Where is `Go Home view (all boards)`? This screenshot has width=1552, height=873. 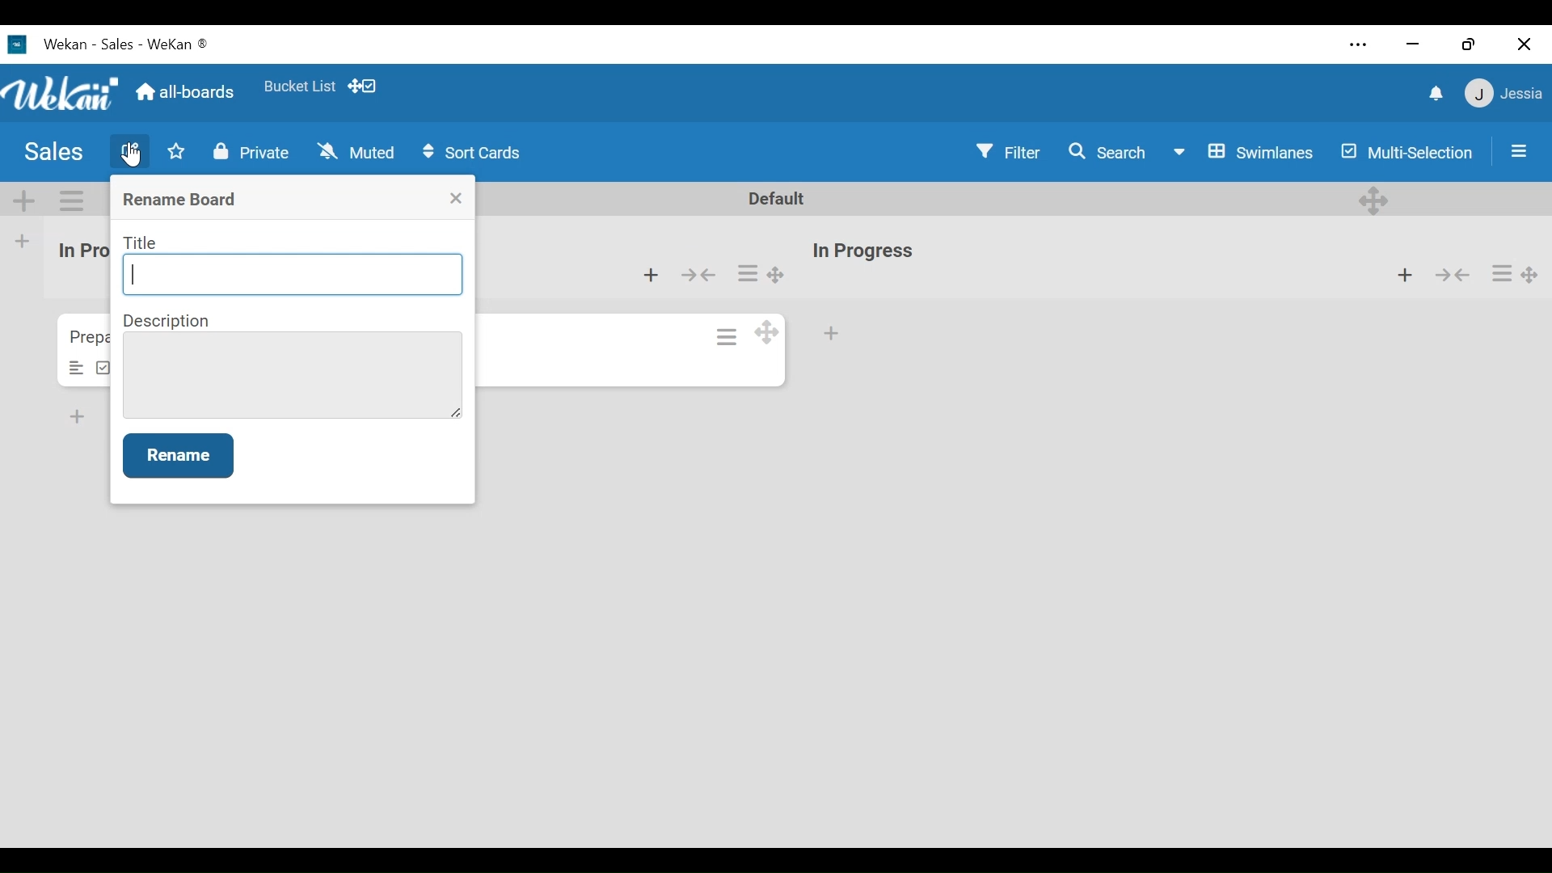 Go Home view (all boards) is located at coordinates (188, 90).